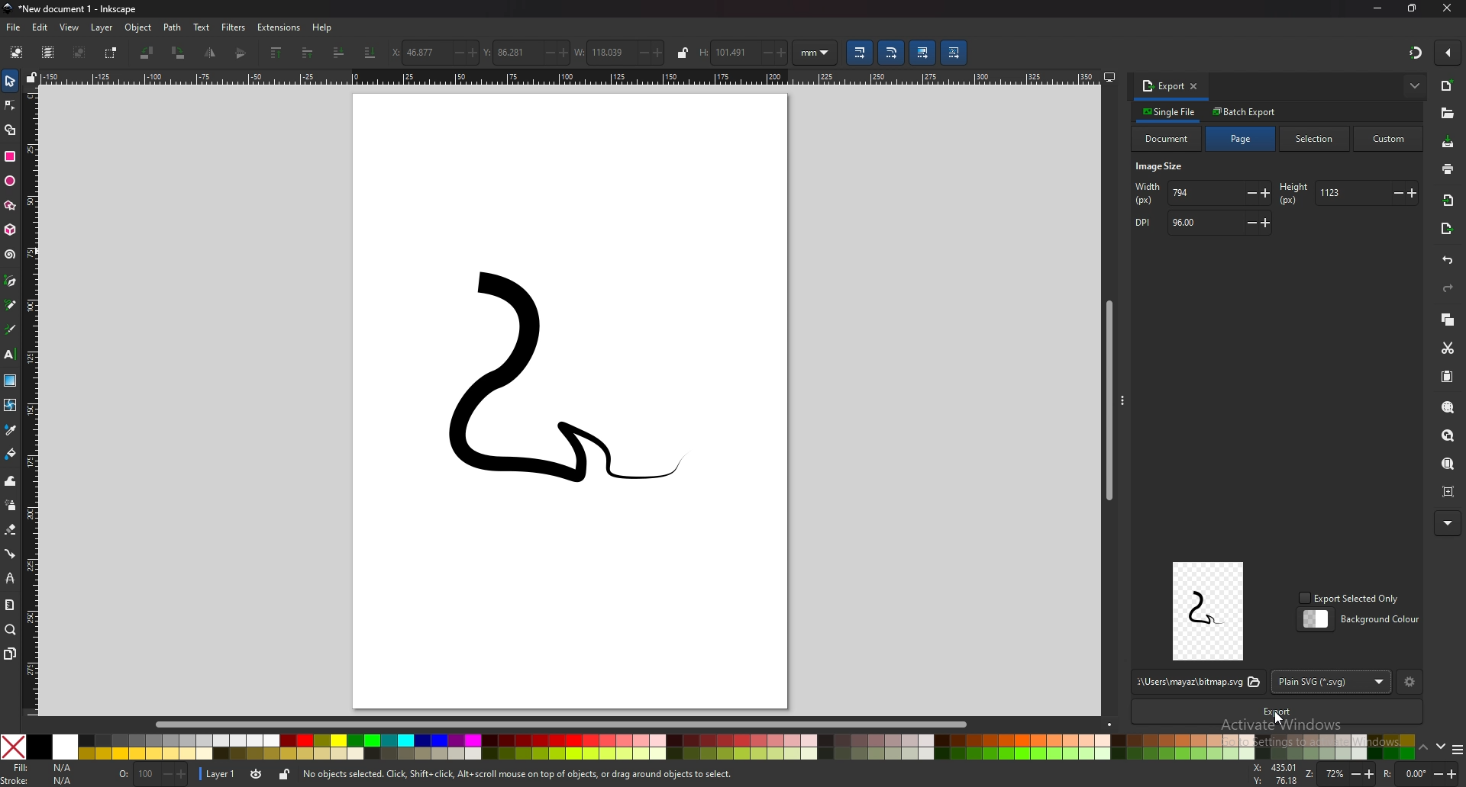  What do you see at coordinates (11, 329) in the screenshot?
I see `calligraphy` at bounding box center [11, 329].